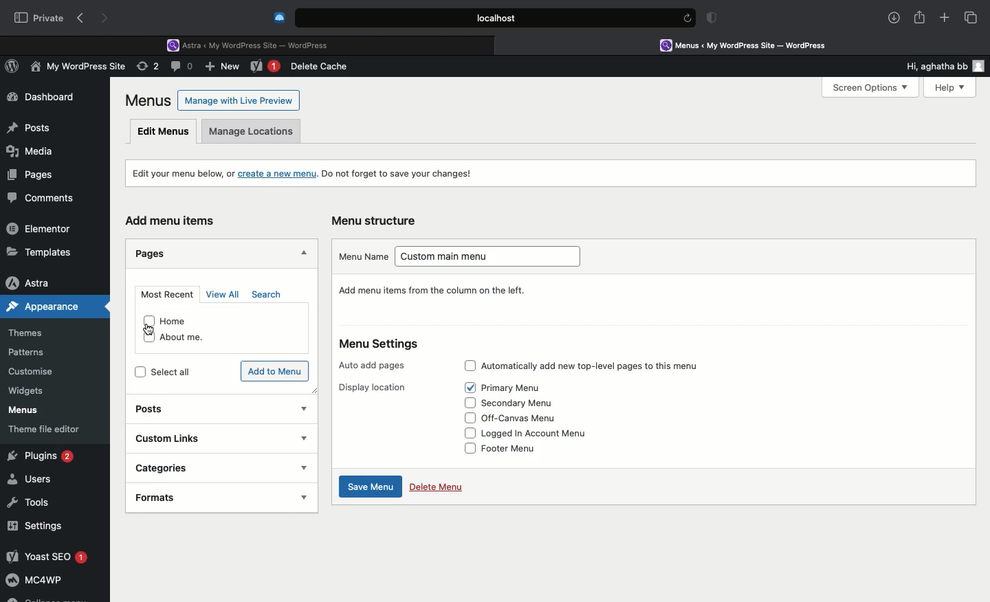 This screenshot has width=990, height=602. I want to click on Display location, so click(377, 386).